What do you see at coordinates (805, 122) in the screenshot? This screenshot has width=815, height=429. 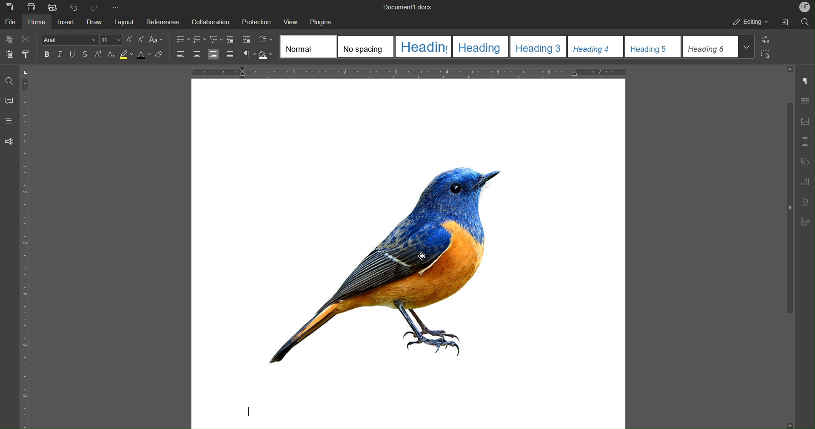 I see `Image Settings` at bounding box center [805, 122].